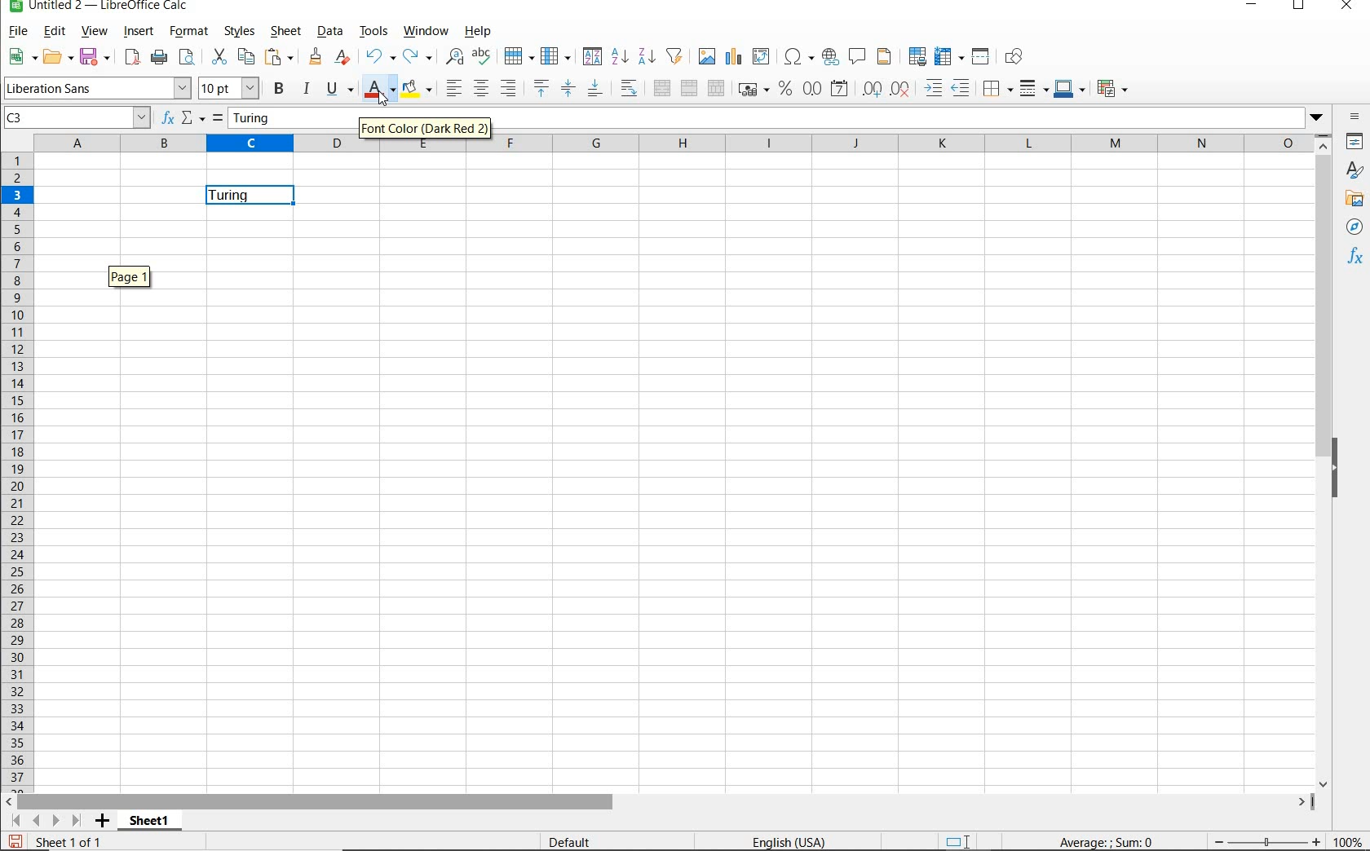 The image size is (1370, 851). What do you see at coordinates (1355, 173) in the screenshot?
I see `STYLES` at bounding box center [1355, 173].